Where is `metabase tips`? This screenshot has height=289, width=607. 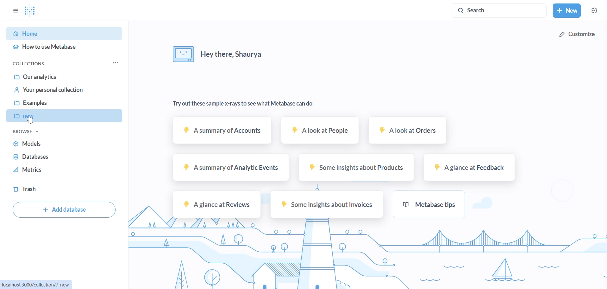 metabase tips is located at coordinates (439, 207).